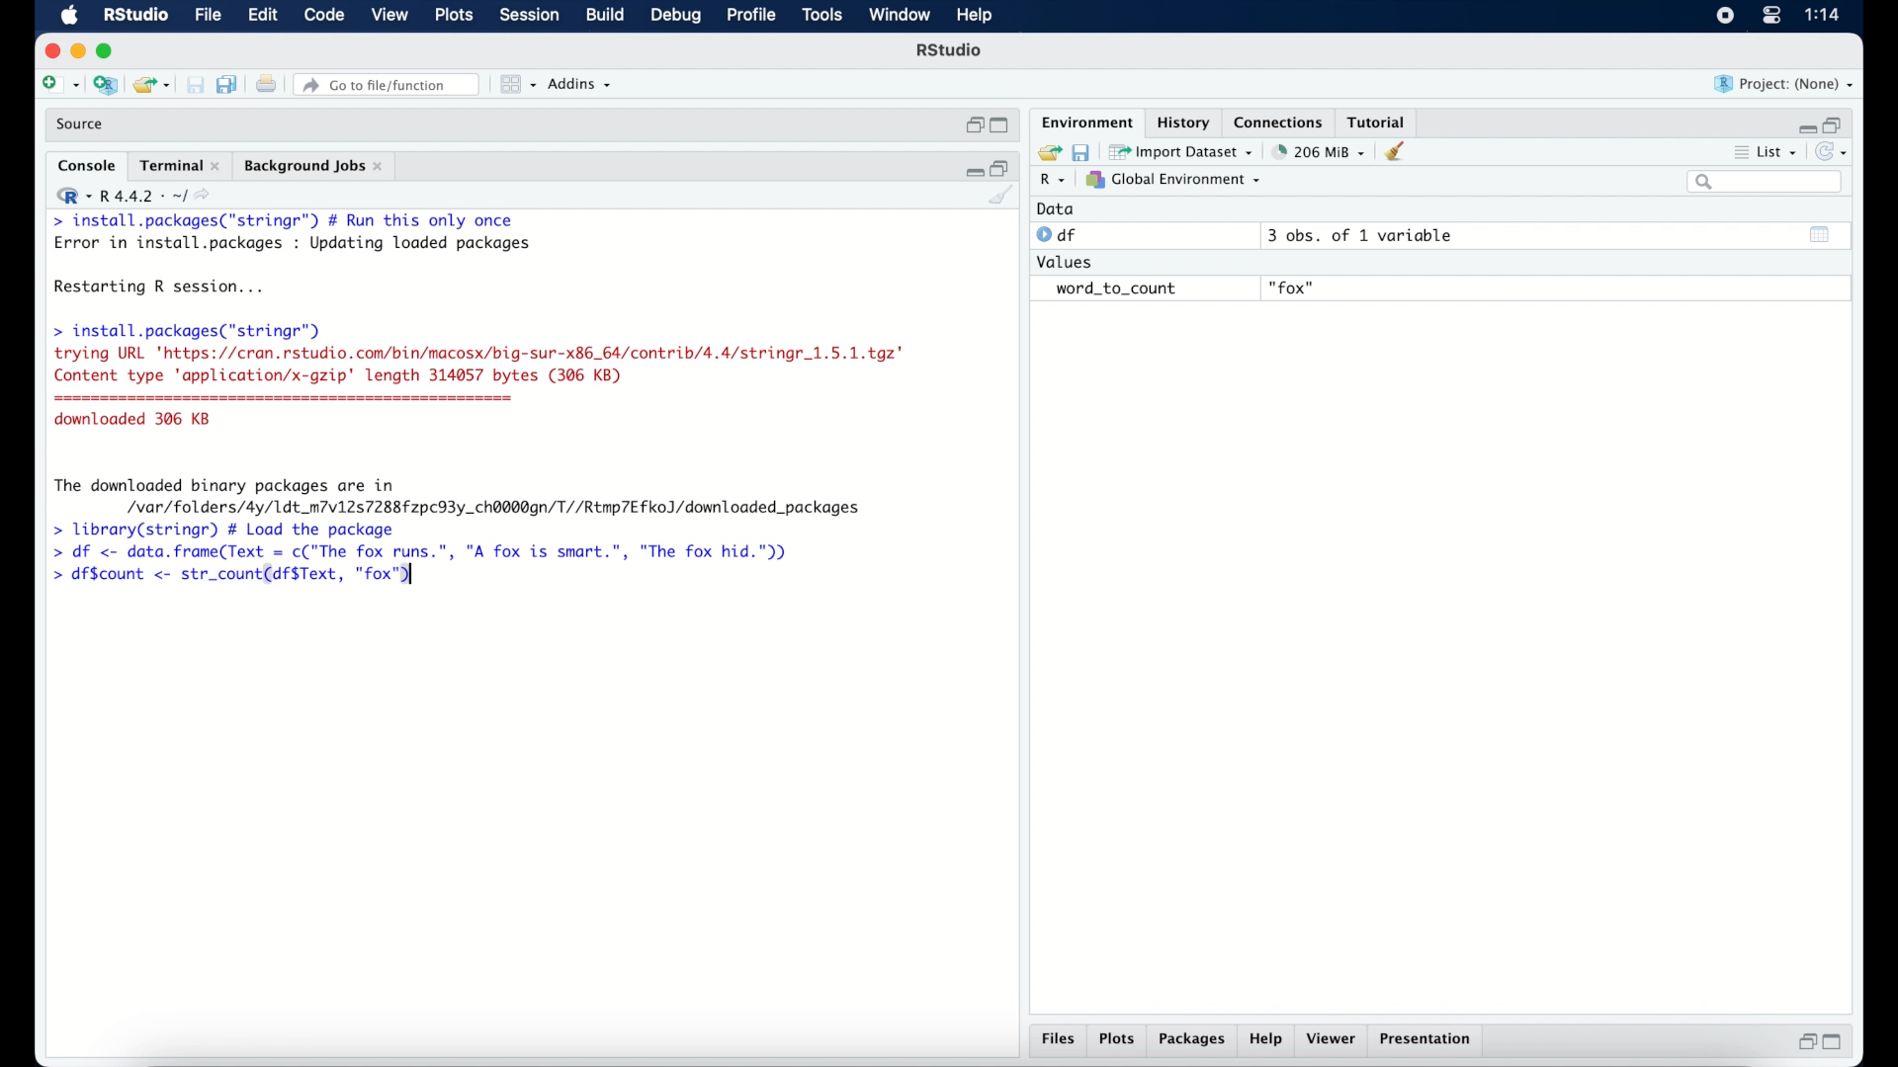 The image size is (1898, 1067). What do you see at coordinates (1067, 260) in the screenshot?
I see `values` at bounding box center [1067, 260].